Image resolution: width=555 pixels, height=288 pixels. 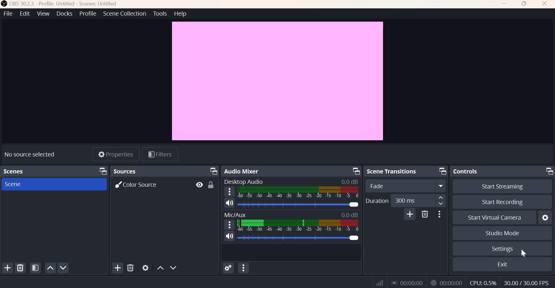 I want to click on Frame Rate (FPS), so click(x=482, y=281).